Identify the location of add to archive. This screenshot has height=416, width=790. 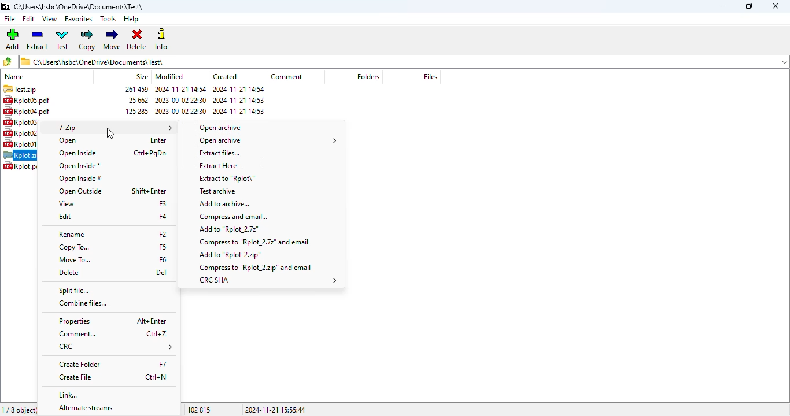
(224, 204).